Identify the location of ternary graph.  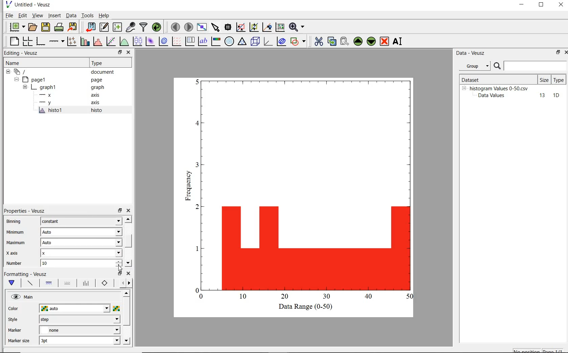
(242, 42).